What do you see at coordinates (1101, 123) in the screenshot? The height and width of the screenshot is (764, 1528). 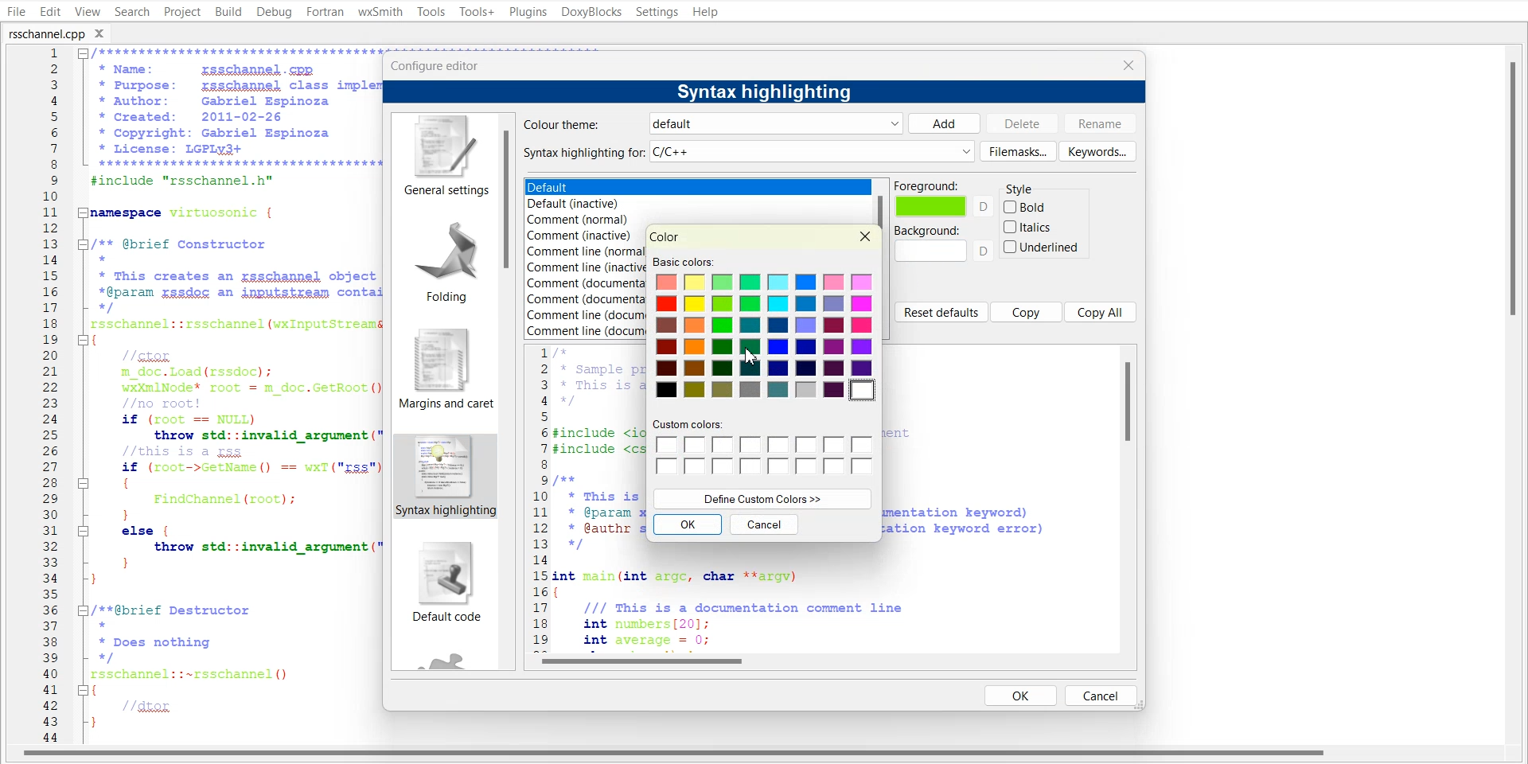 I see `Rename` at bounding box center [1101, 123].